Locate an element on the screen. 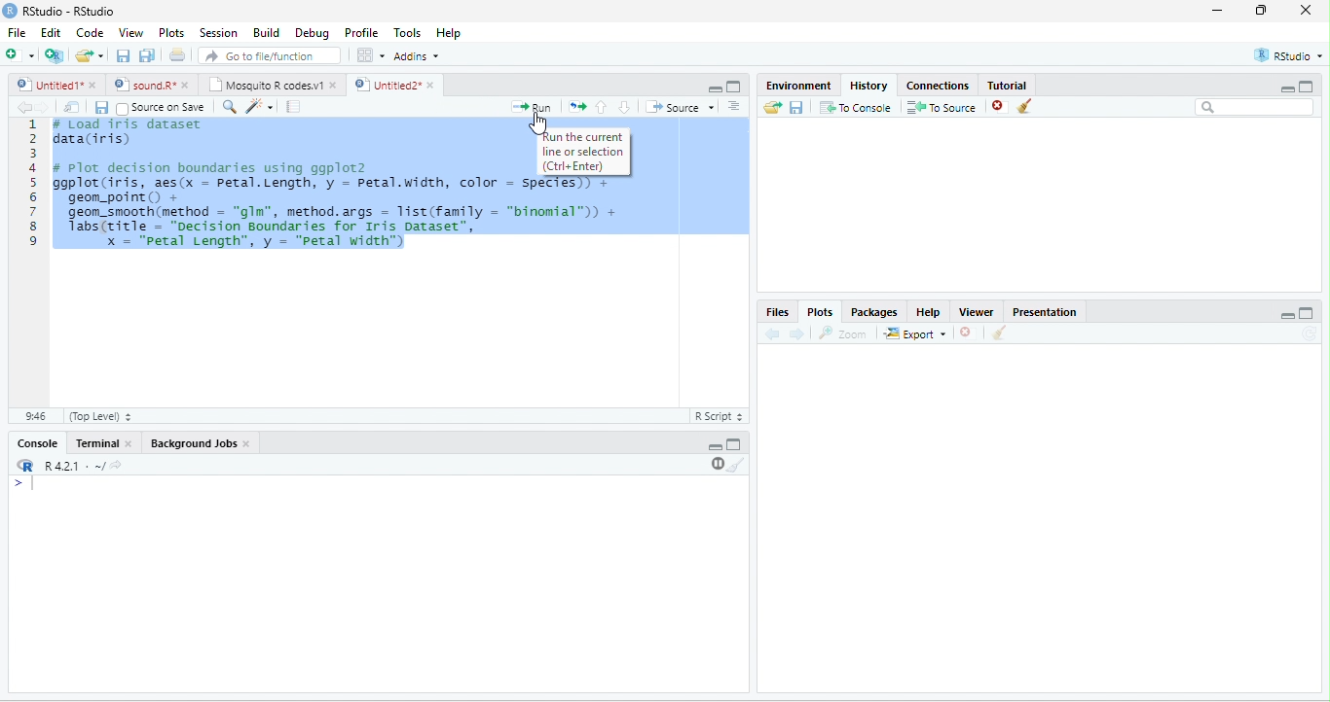 This screenshot has width=1330, height=702. Untitled is located at coordinates (48, 85).